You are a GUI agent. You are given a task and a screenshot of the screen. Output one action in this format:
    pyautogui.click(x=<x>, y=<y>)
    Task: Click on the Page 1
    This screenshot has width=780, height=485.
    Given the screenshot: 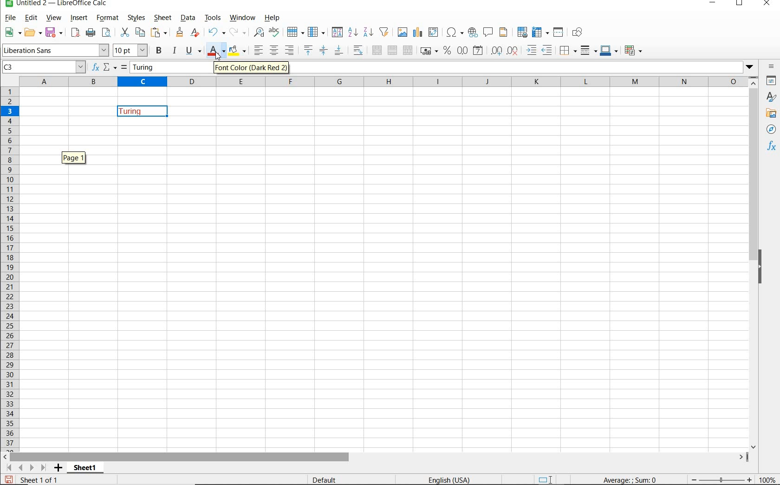 What is the action you would take?
    pyautogui.click(x=73, y=158)
    